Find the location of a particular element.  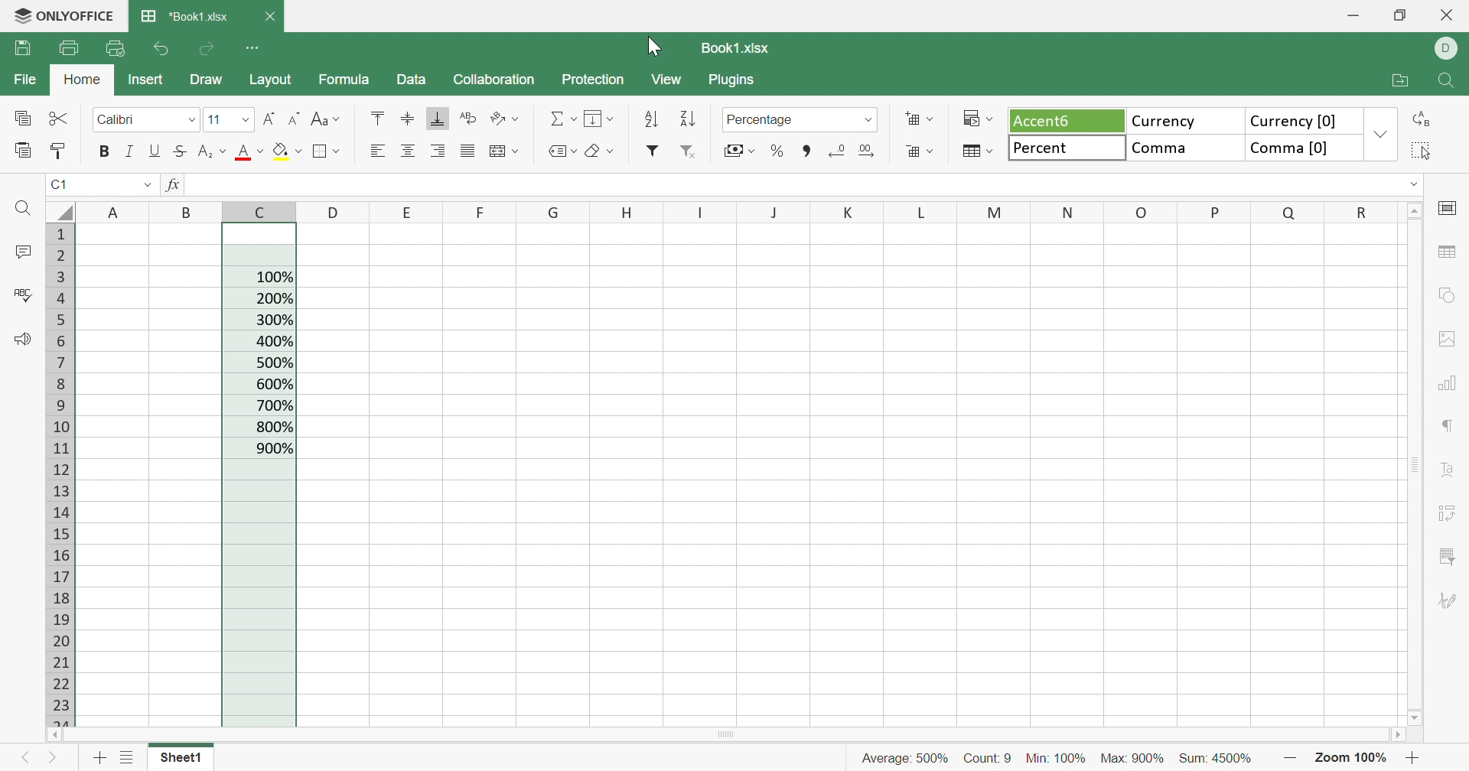

Layout is located at coordinates (272, 80).